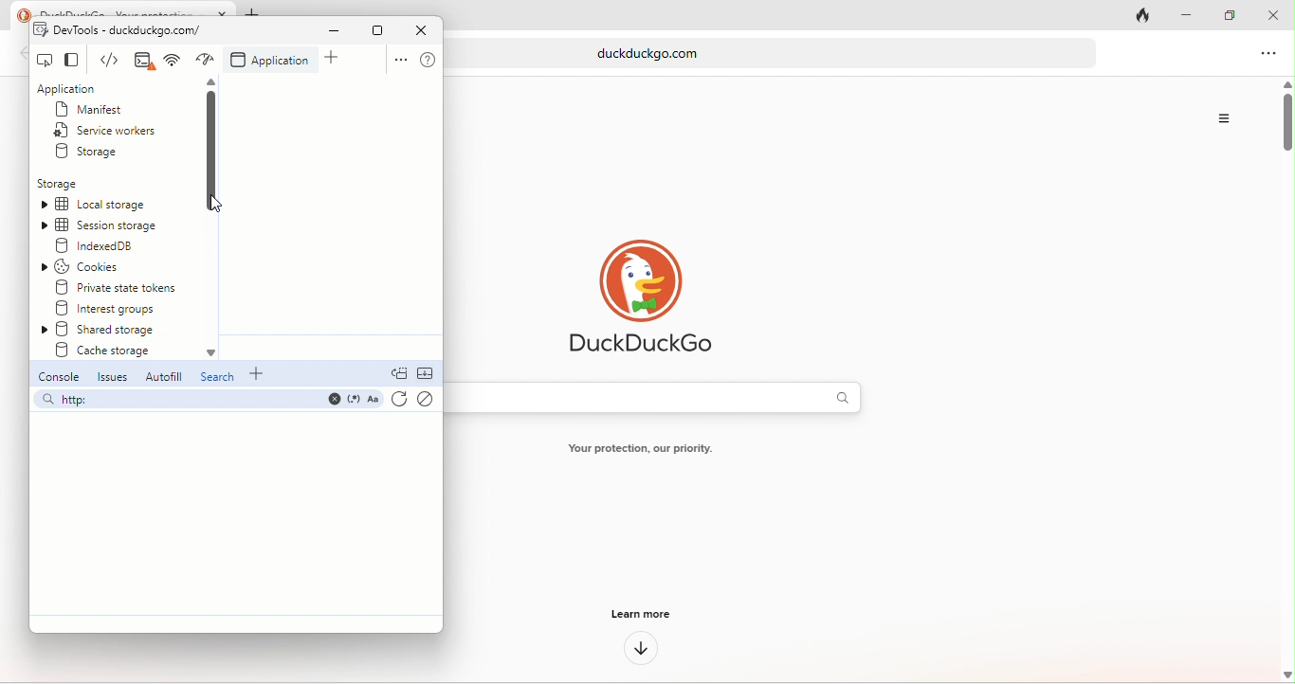 The width and height of the screenshot is (1295, 684). Describe the element at coordinates (217, 379) in the screenshot. I see `search` at that location.